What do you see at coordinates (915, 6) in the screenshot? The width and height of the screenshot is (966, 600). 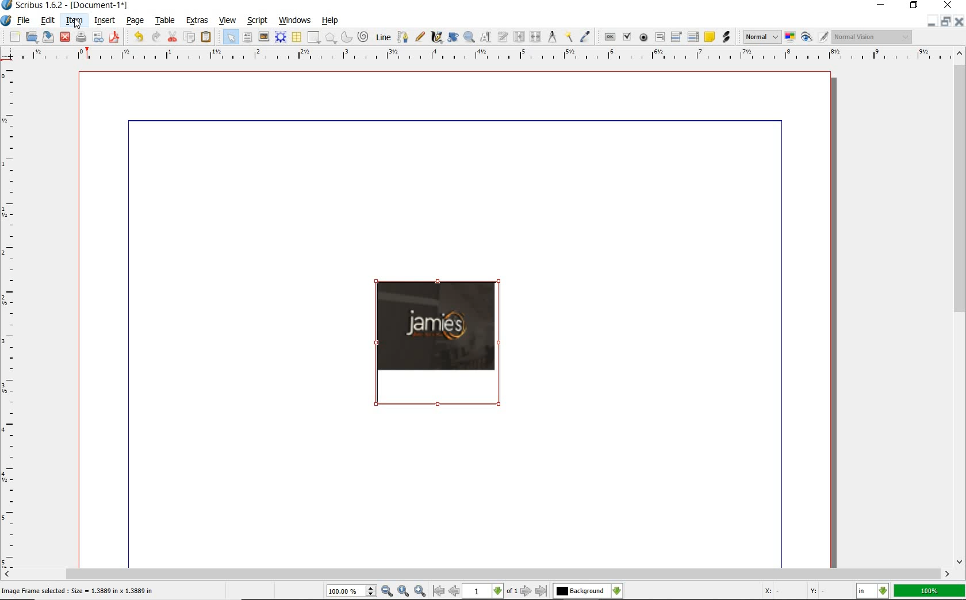 I see `restore` at bounding box center [915, 6].